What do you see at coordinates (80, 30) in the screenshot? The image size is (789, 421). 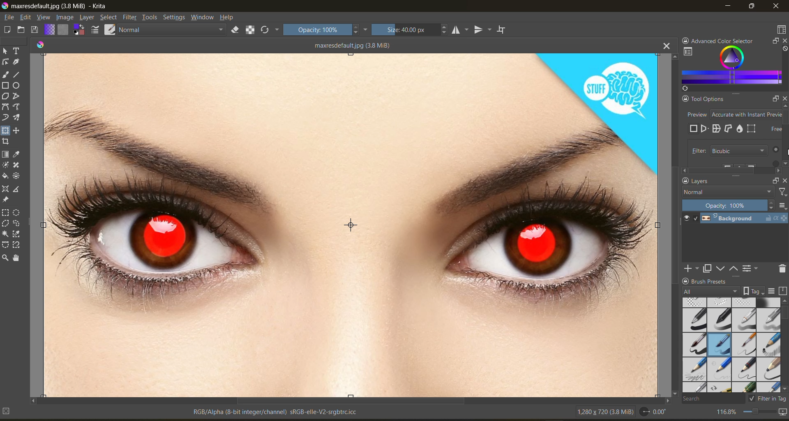 I see `swap foreground and background color` at bounding box center [80, 30].